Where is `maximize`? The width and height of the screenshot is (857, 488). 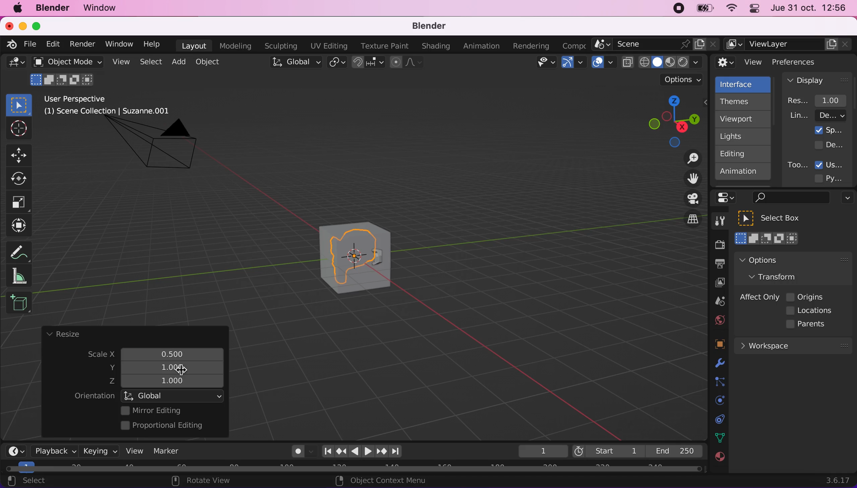 maximize is located at coordinates (40, 26).